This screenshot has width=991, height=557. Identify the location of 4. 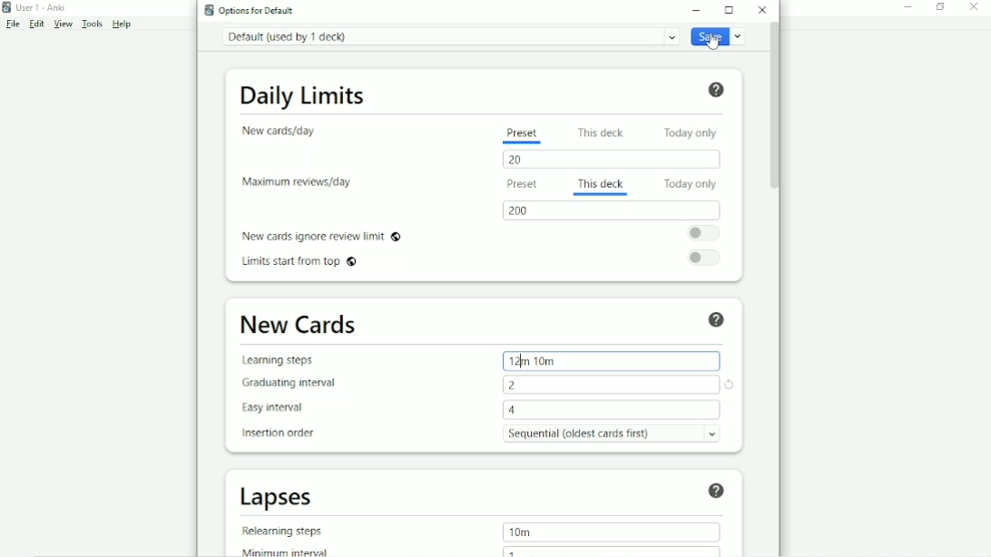
(512, 410).